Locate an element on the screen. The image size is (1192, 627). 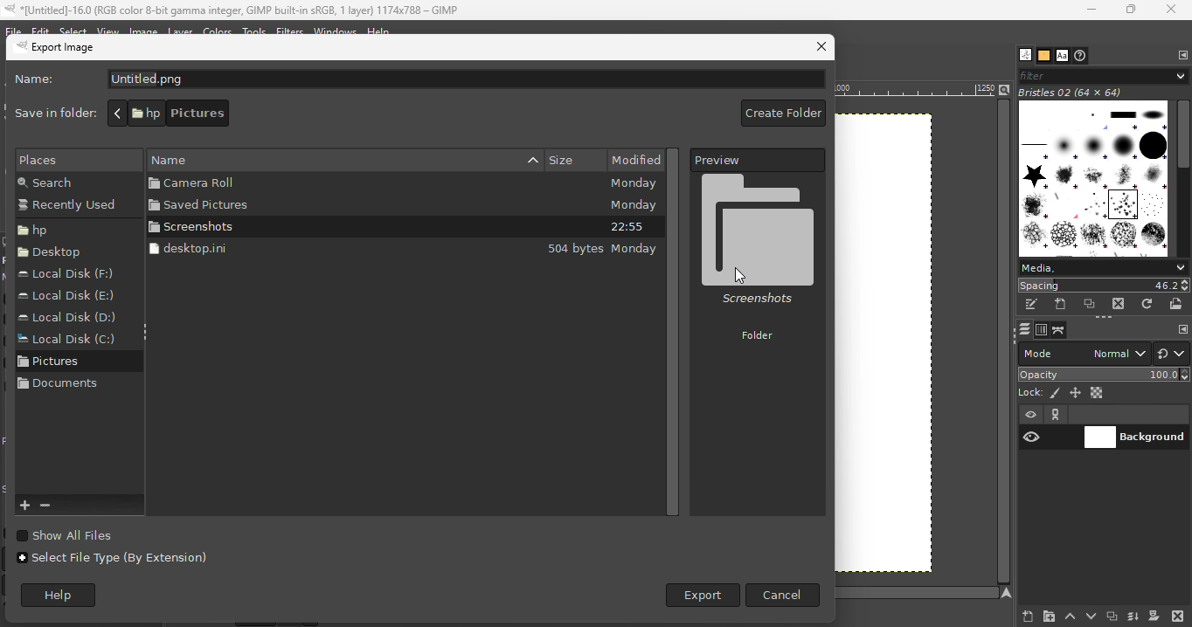
Select file type (by ectension) is located at coordinates (114, 564).